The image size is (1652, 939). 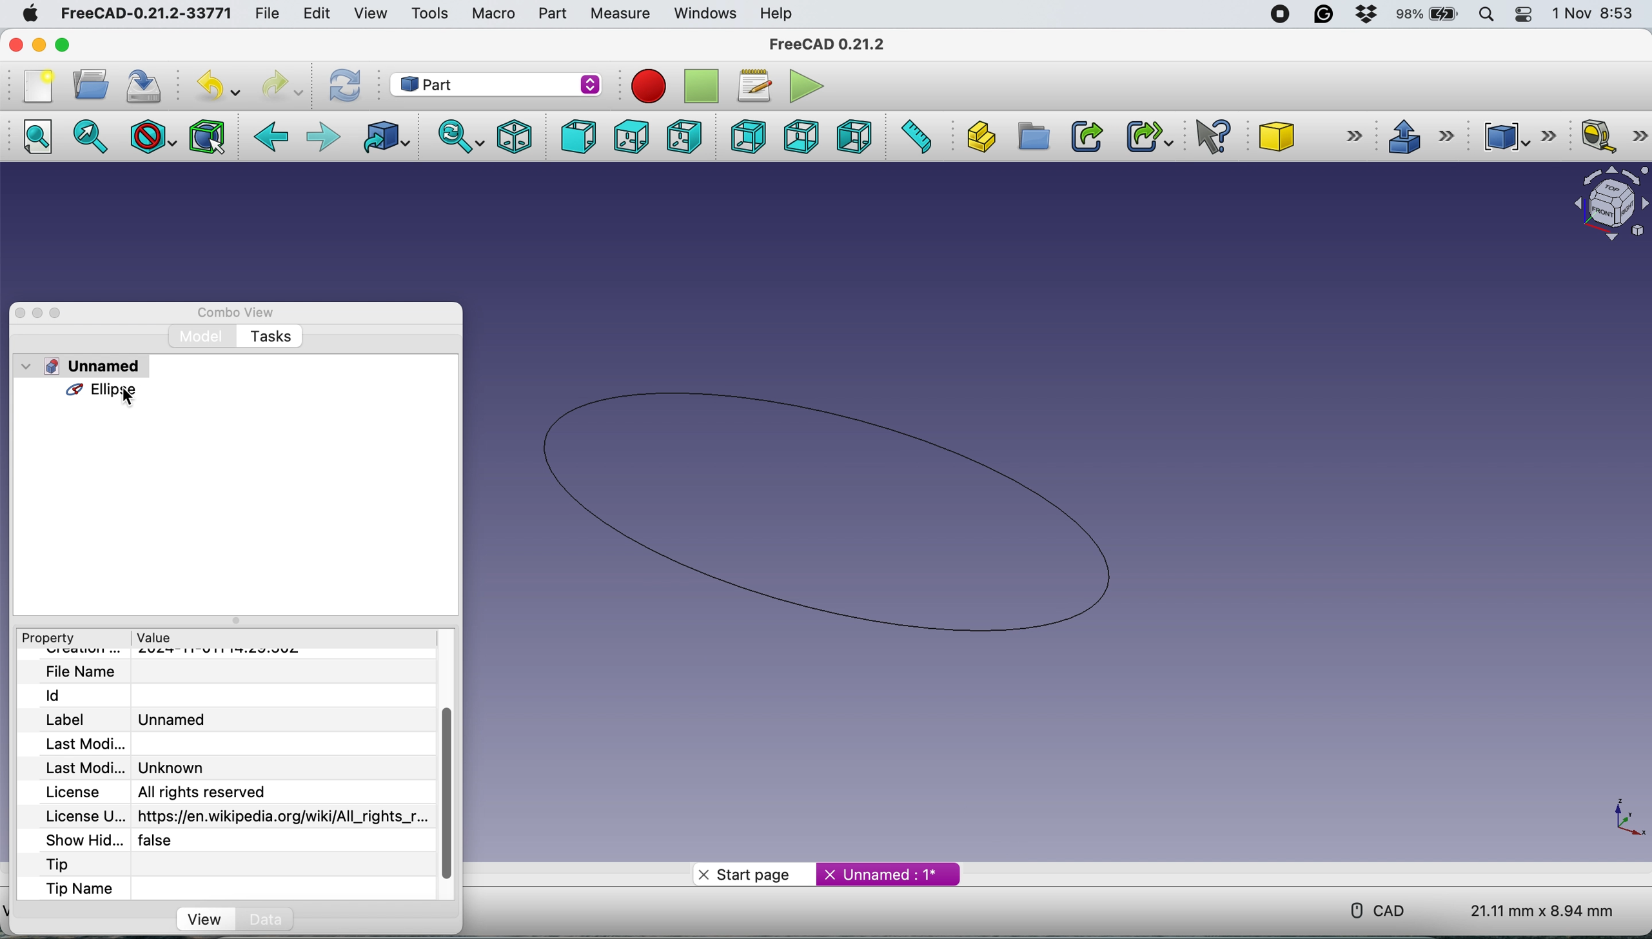 I want to click on create part, so click(x=976, y=137).